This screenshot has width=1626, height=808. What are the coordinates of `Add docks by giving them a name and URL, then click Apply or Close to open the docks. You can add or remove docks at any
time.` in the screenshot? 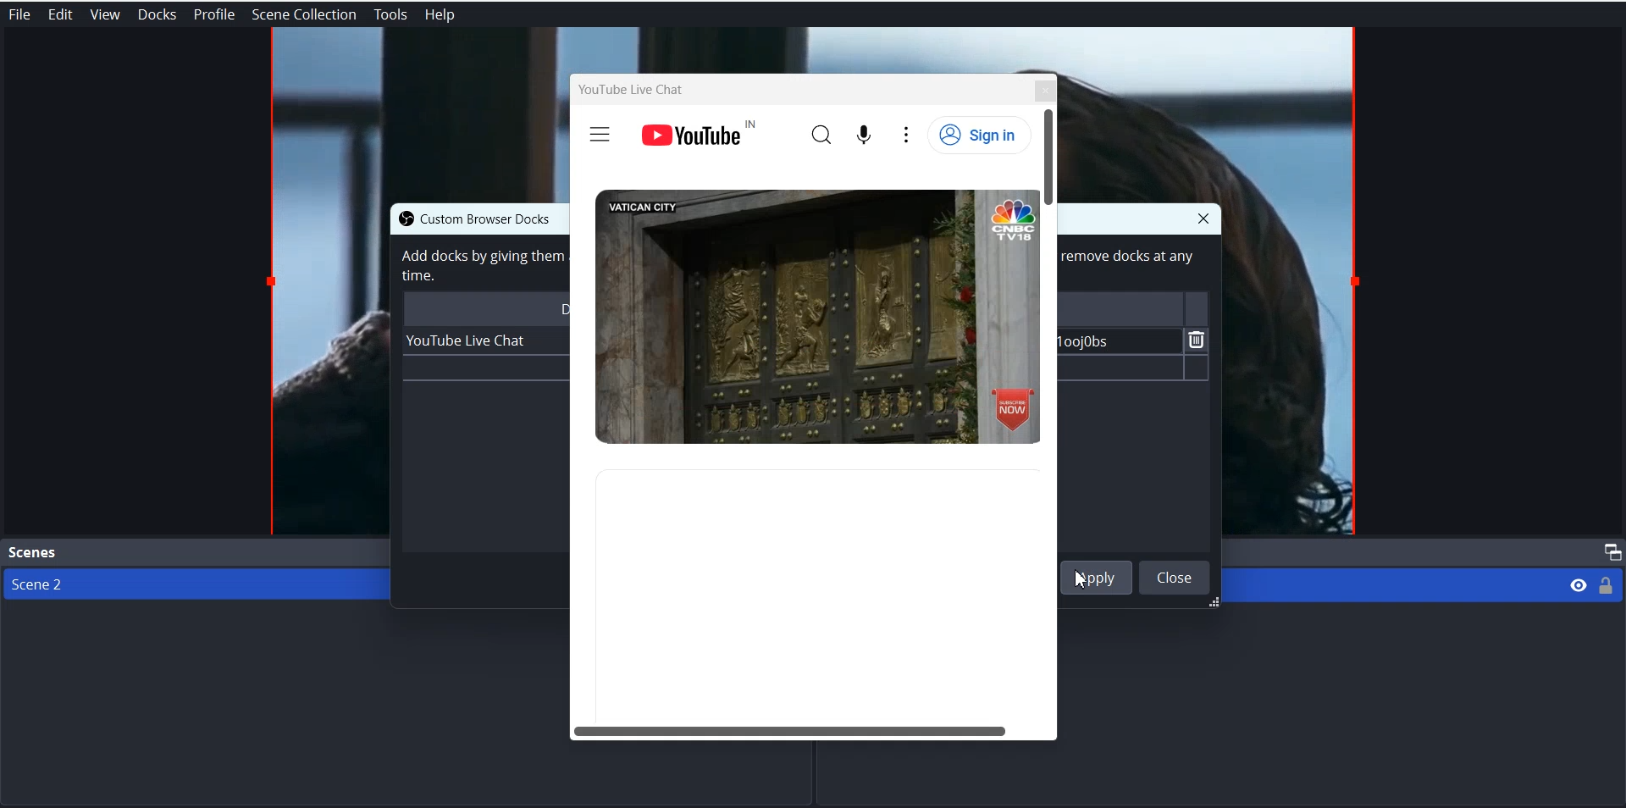 It's located at (479, 265).